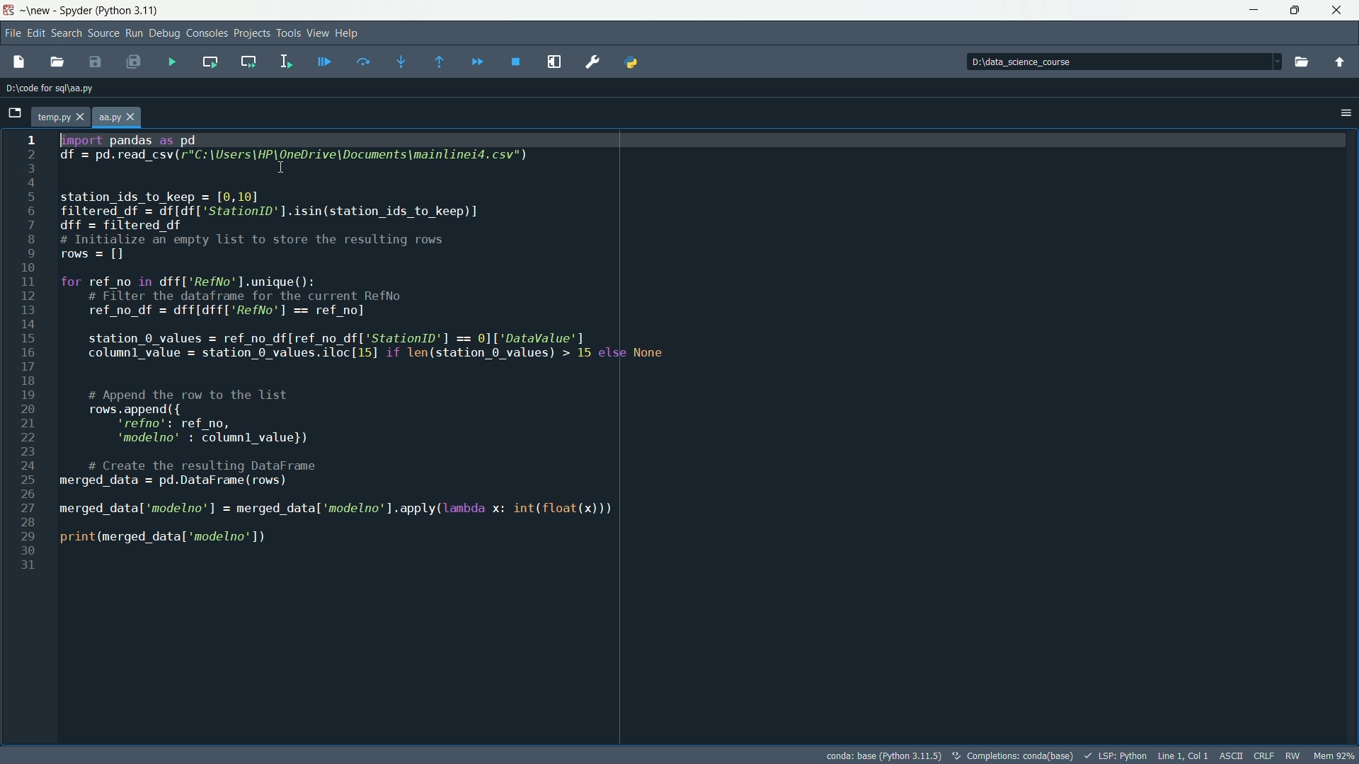  Describe the element at coordinates (1338, 11) in the screenshot. I see `close` at that location.